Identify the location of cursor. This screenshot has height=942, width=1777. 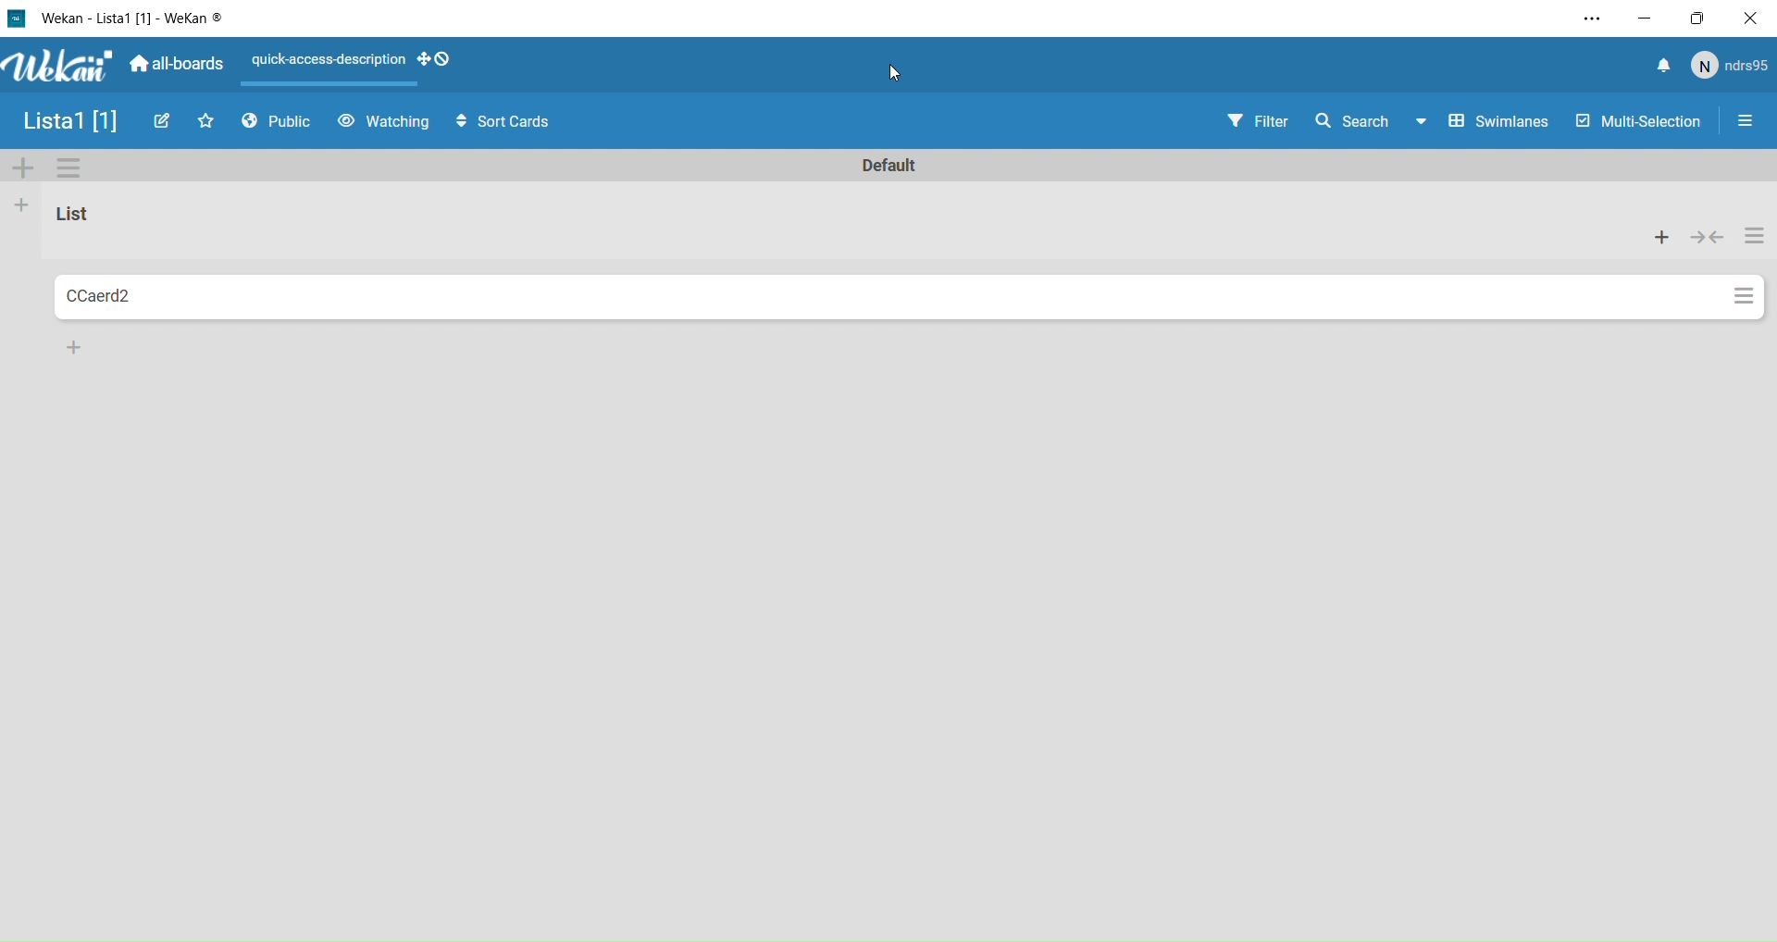
(899, 73).